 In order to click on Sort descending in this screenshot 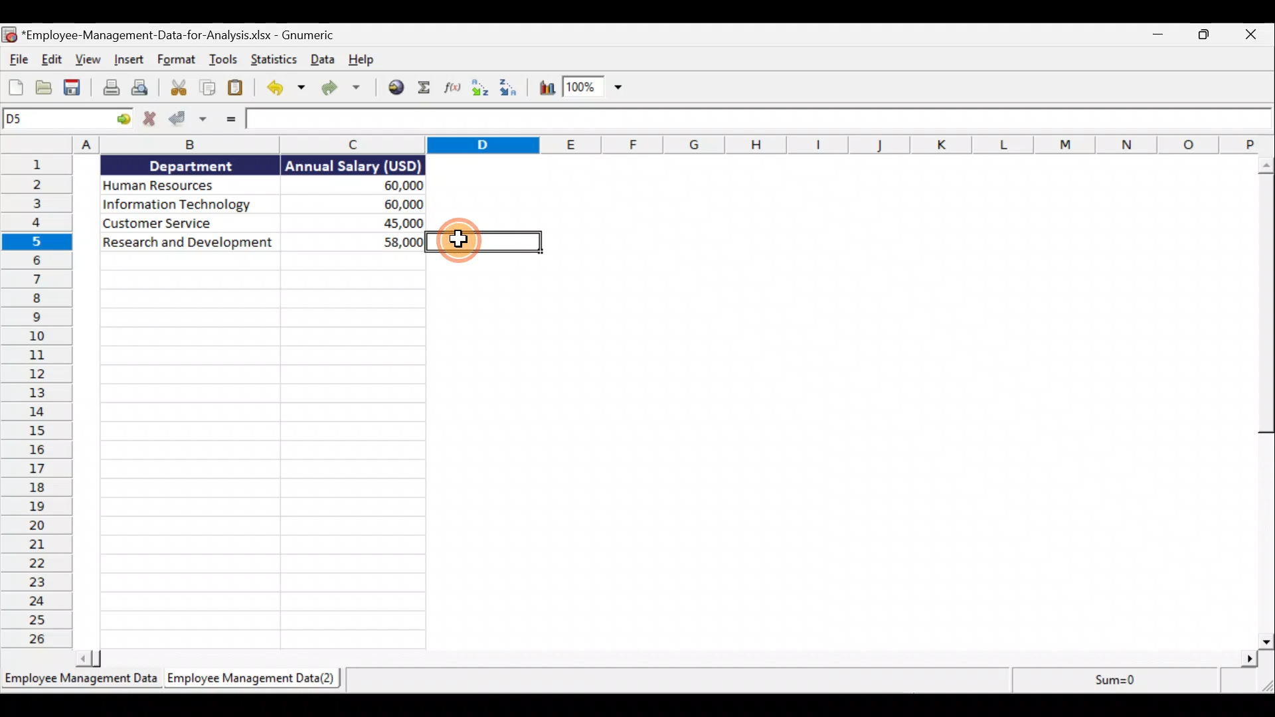, I will do `click(515, 90)`.